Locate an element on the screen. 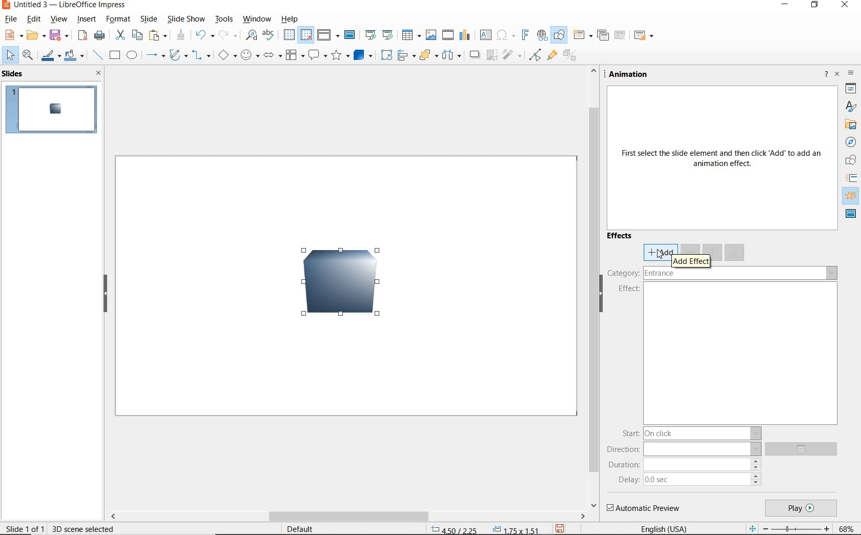 This screenshot has height=535, width=861. scrollbar is located at coordinates (347, 517).